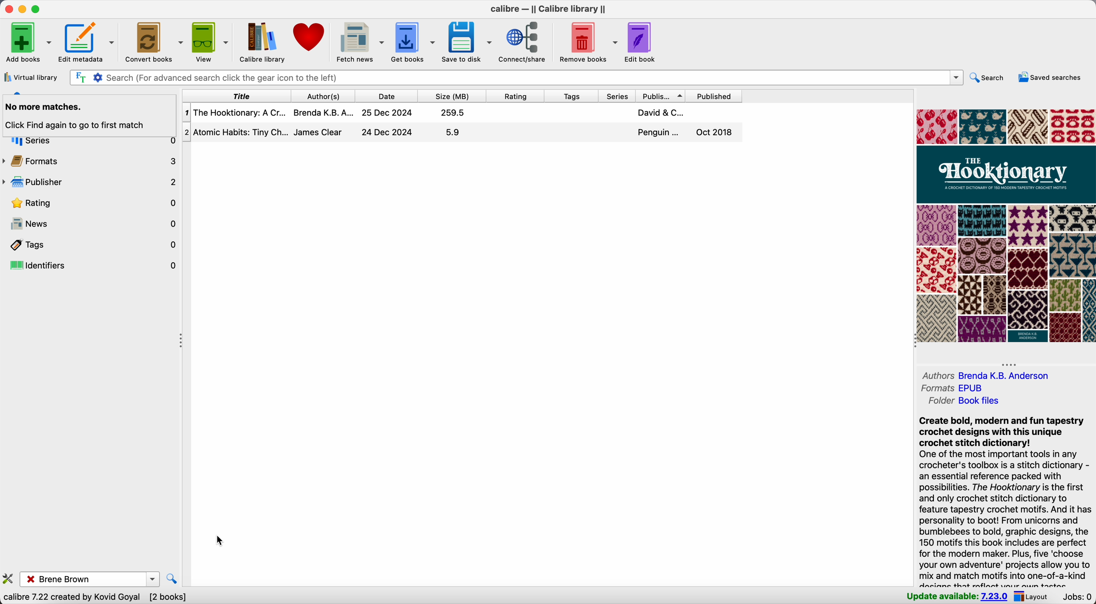 The image size is (1096, 604). What do you see at coordinates (237, 96) in the screenshot?
I see `title` at bounding box center [237, 96].